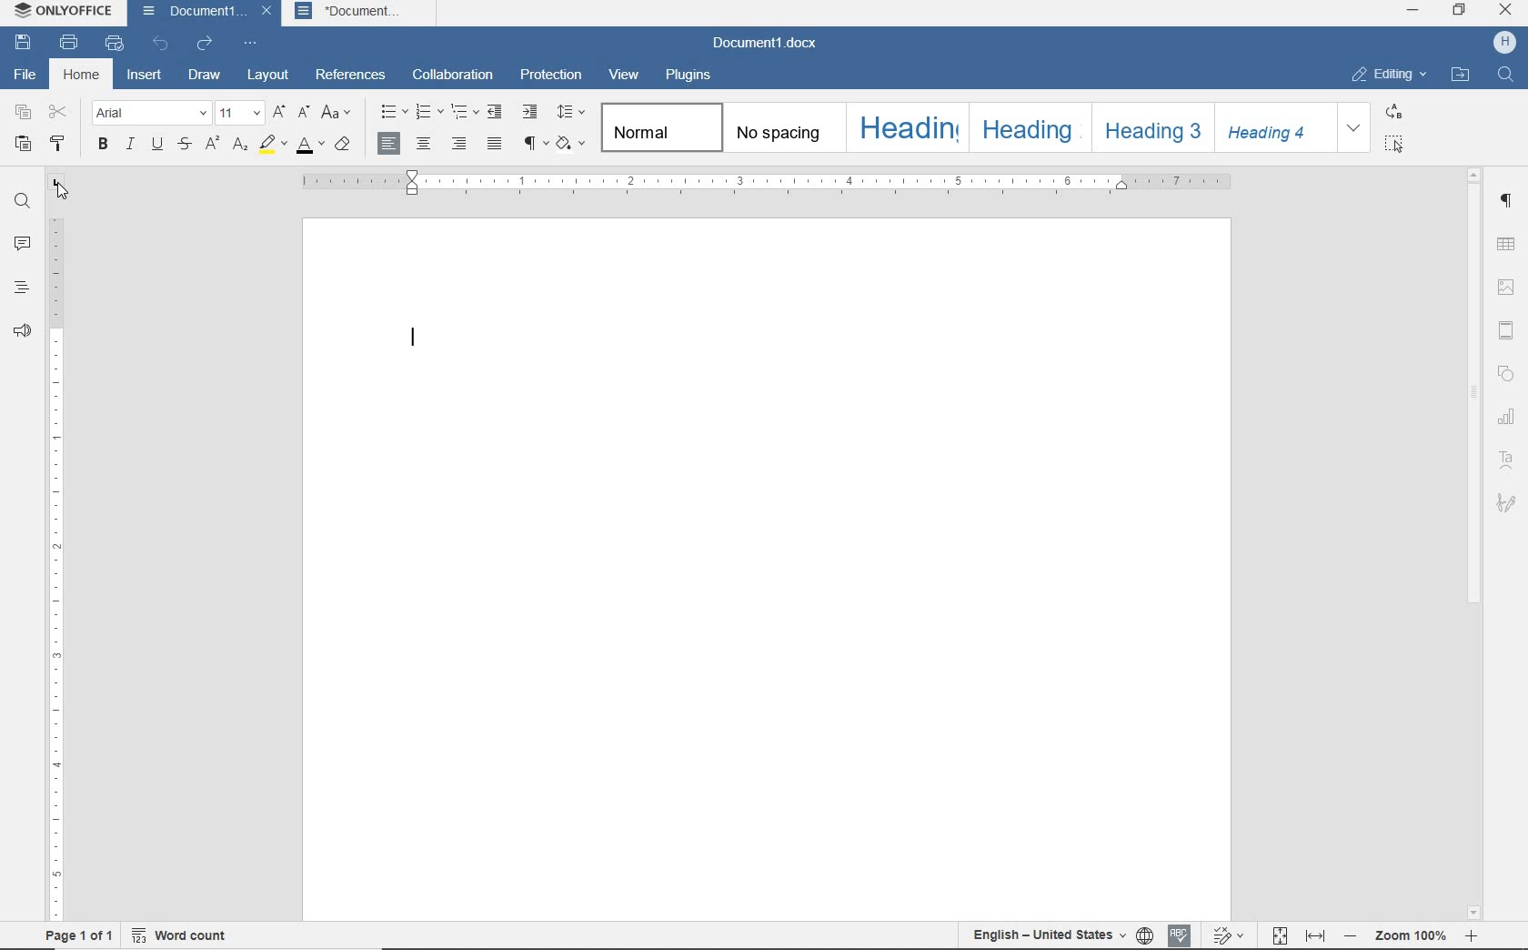  I want to click on DOCUMENT NAME, so click(771, 44).